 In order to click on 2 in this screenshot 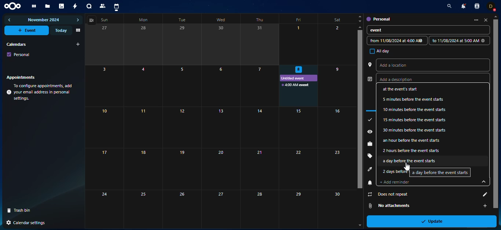, I will do `click(337, 44)`.